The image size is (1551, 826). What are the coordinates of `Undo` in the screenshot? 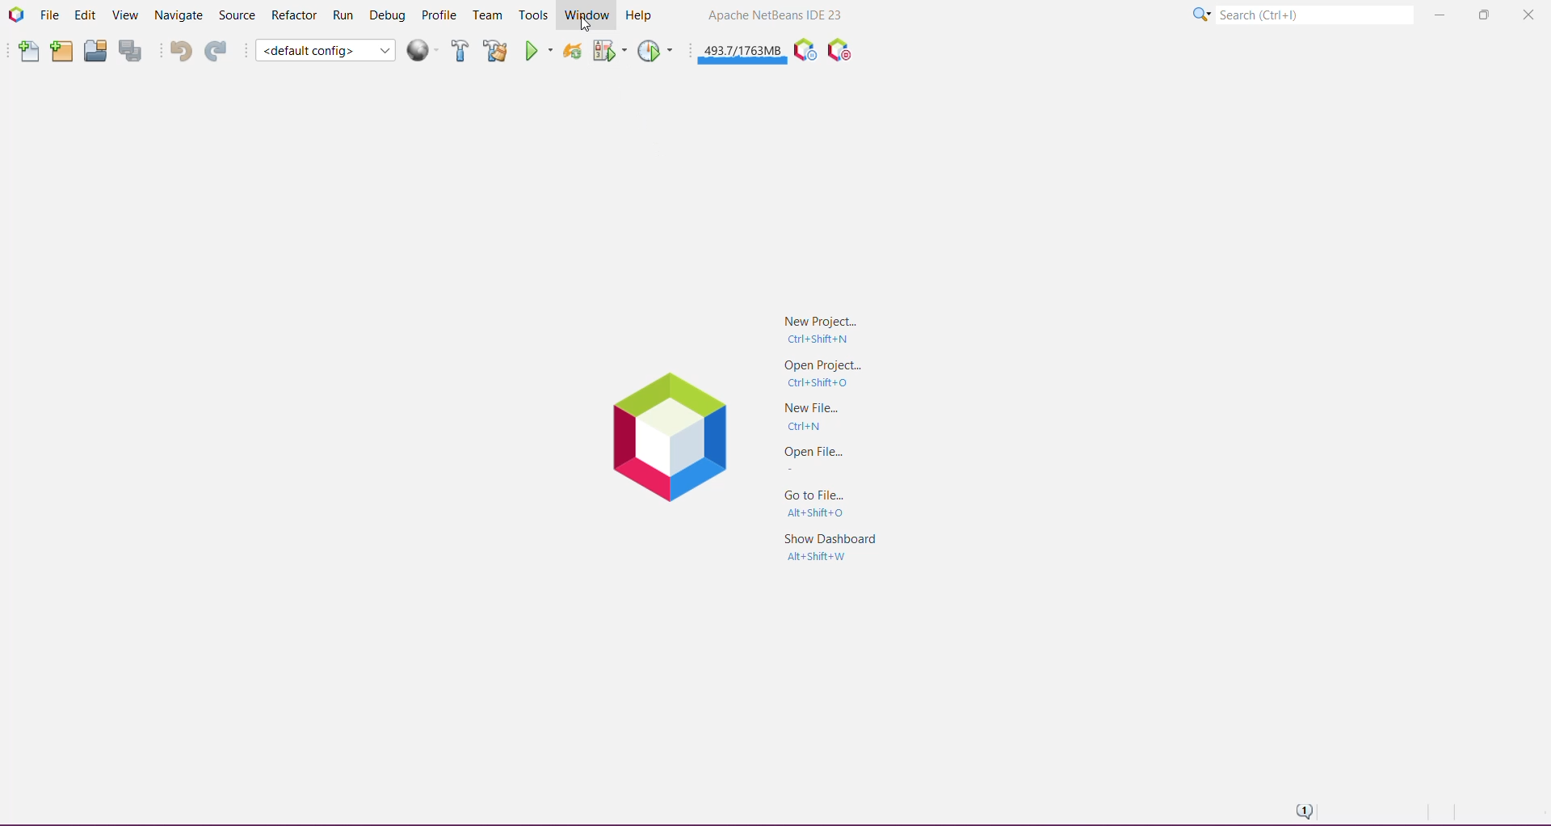 It's located at (176, 50).